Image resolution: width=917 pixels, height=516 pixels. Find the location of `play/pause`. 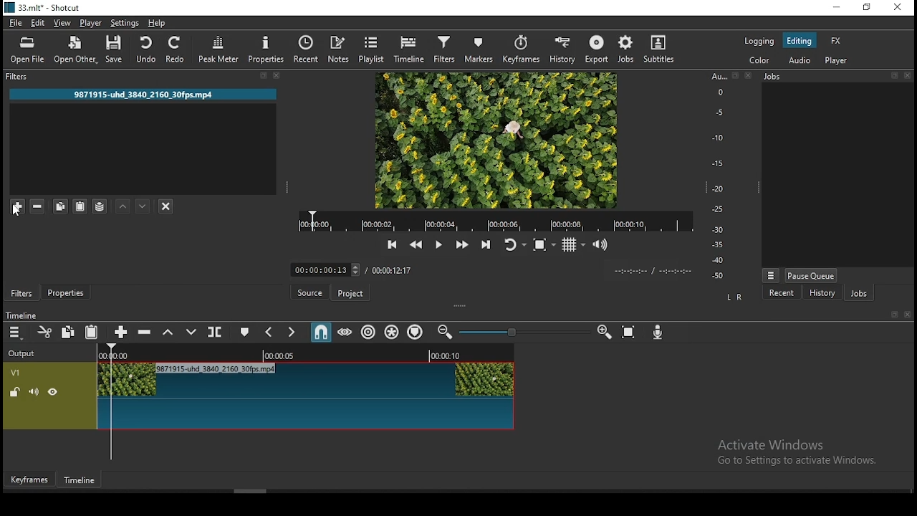

play/pause is located at coordinates (438, 244).